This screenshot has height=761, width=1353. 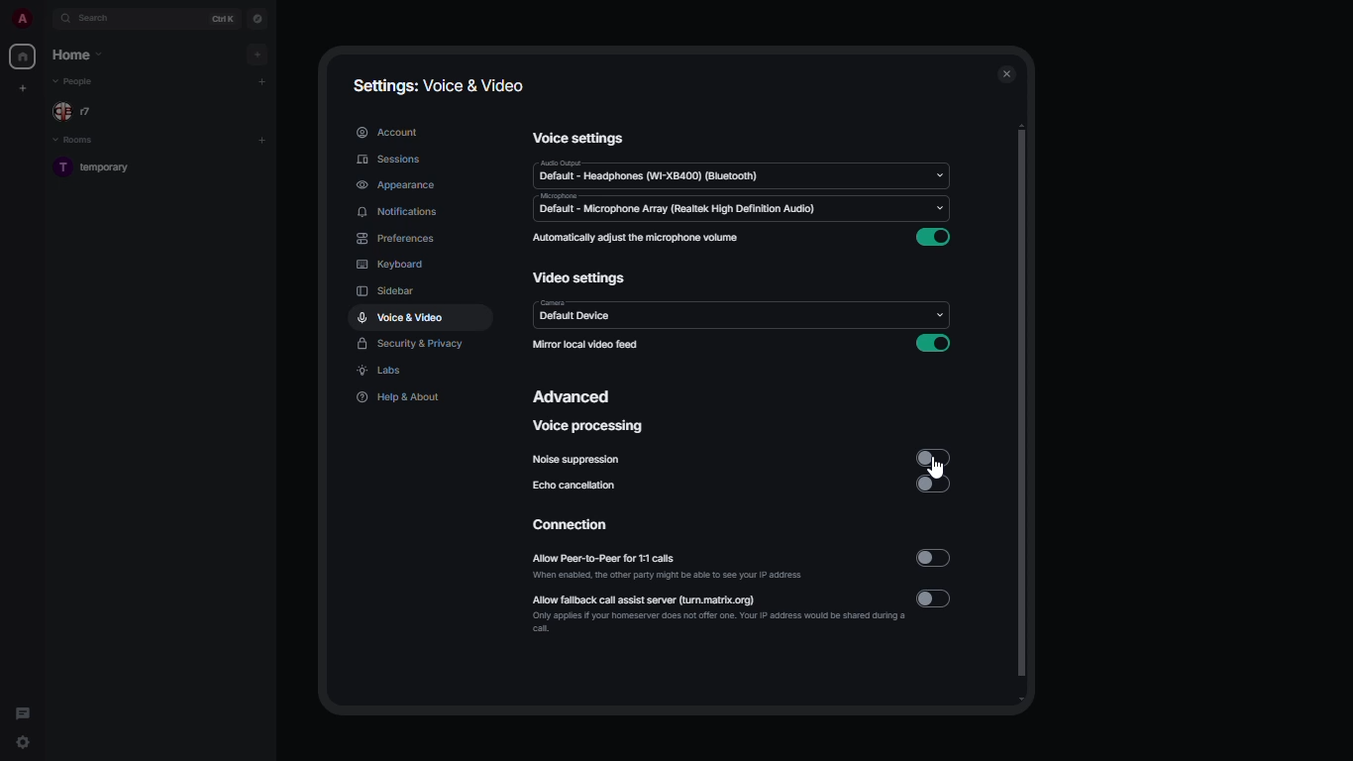 I want to click on sidebar, so click(x=387, y=293).